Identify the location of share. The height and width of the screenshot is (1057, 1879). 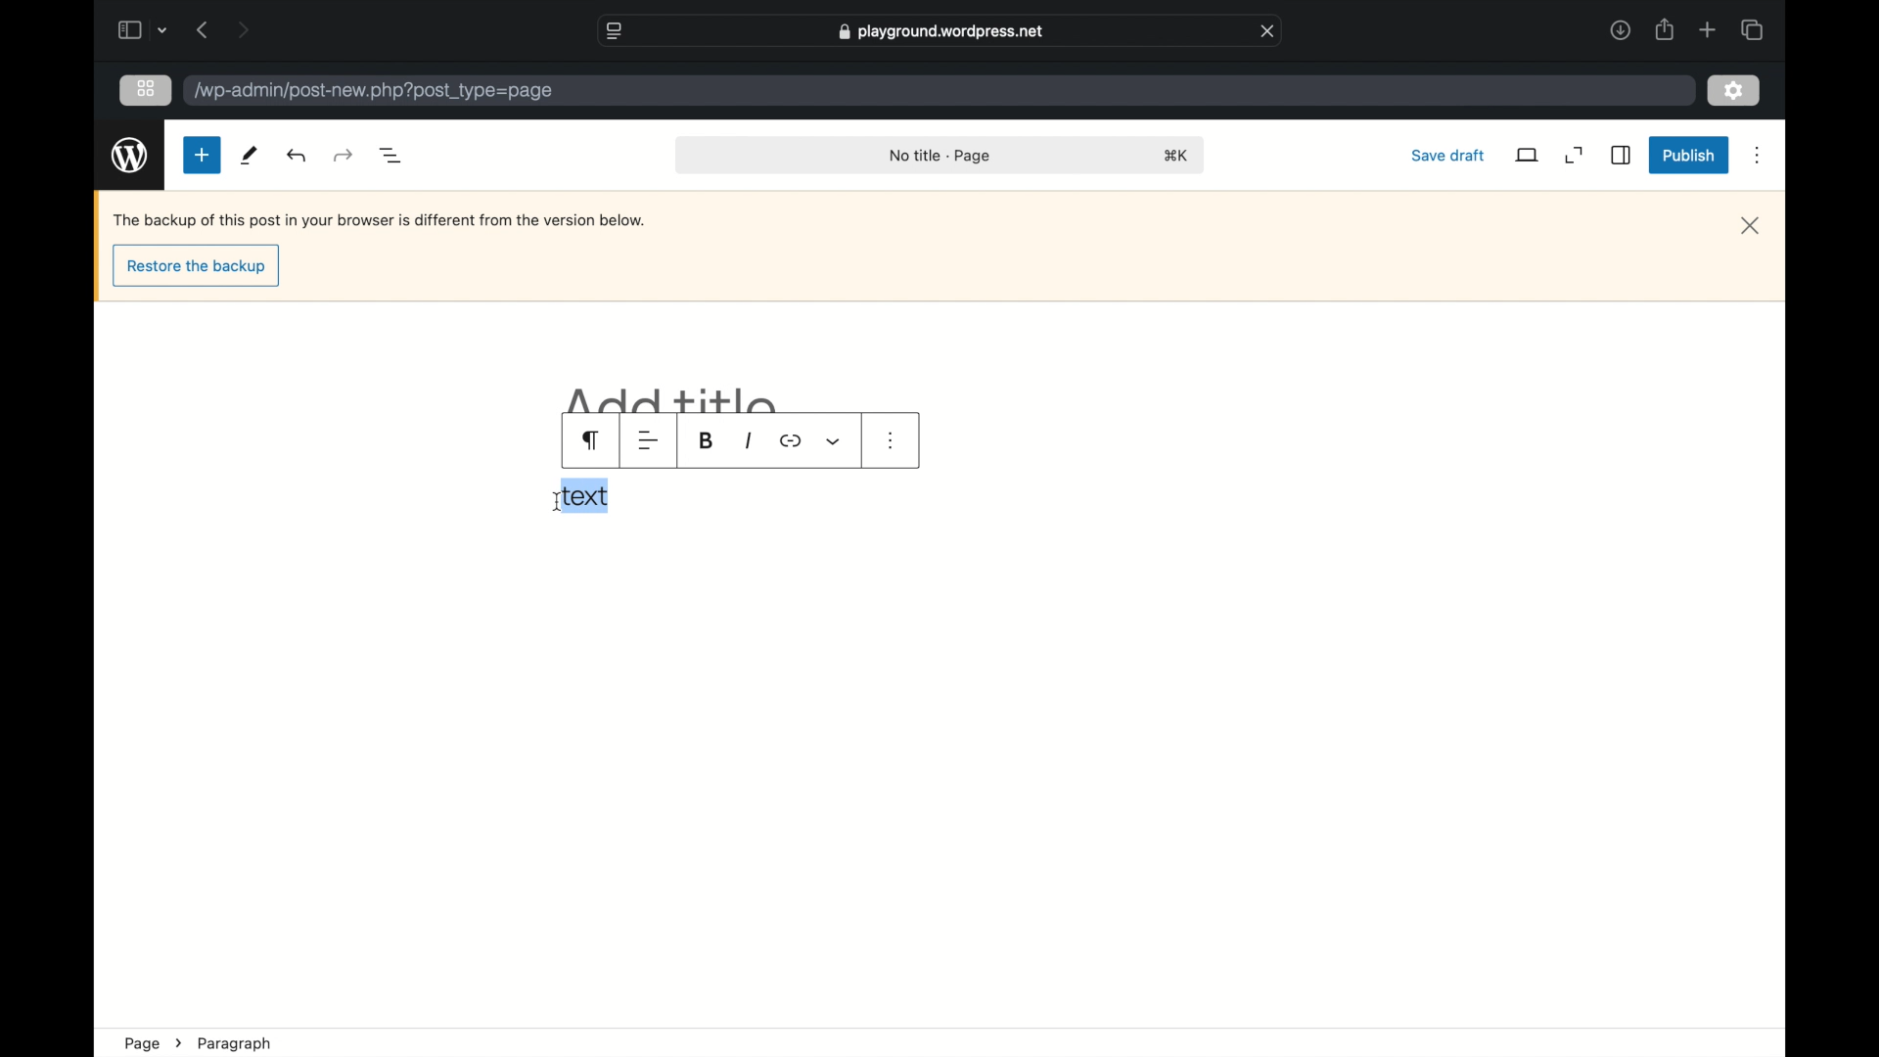
(1666, 29).